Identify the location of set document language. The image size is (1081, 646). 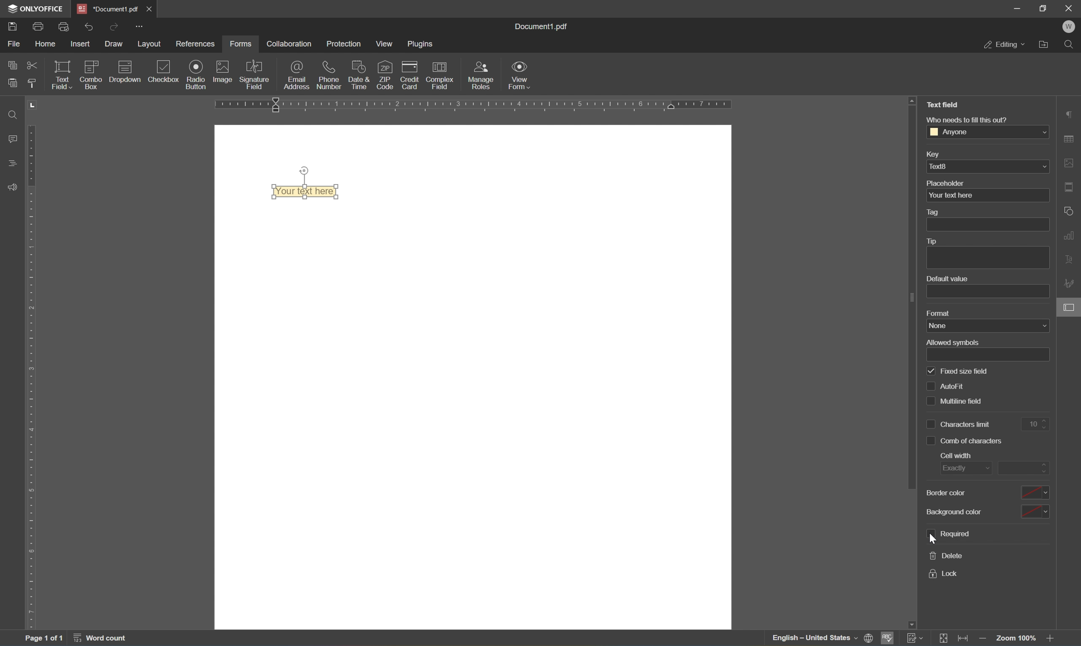
(869, 639).